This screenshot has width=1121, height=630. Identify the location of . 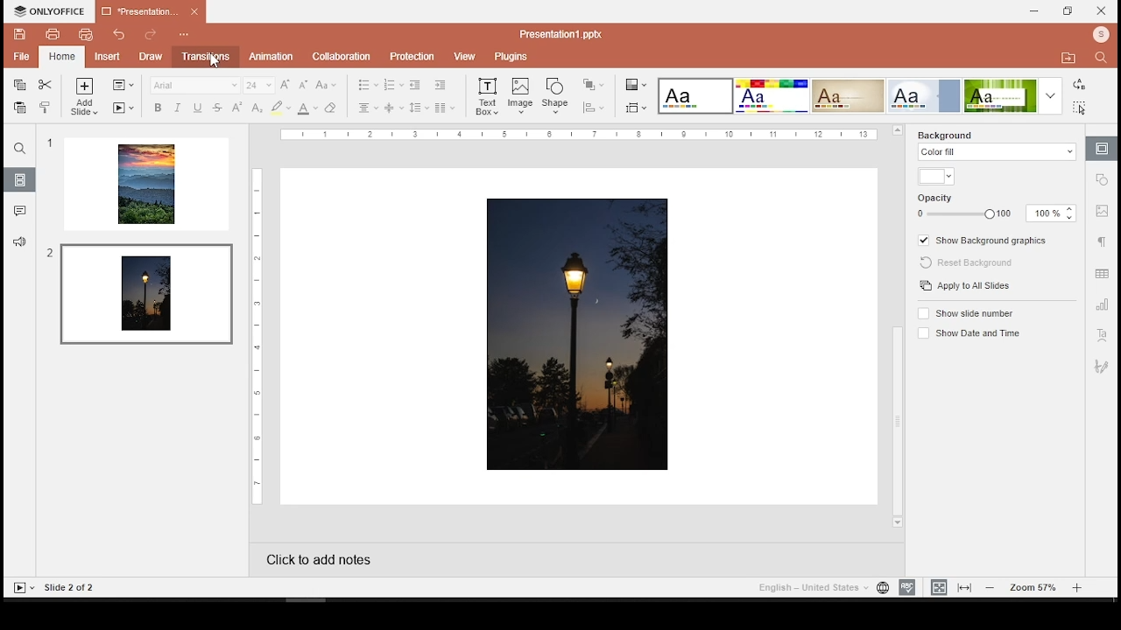
(1103, 368).